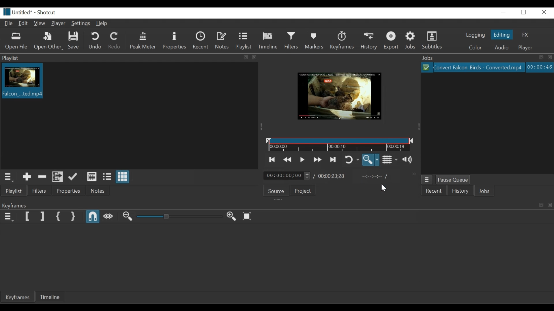  I want to click on View, so click(40, 24).